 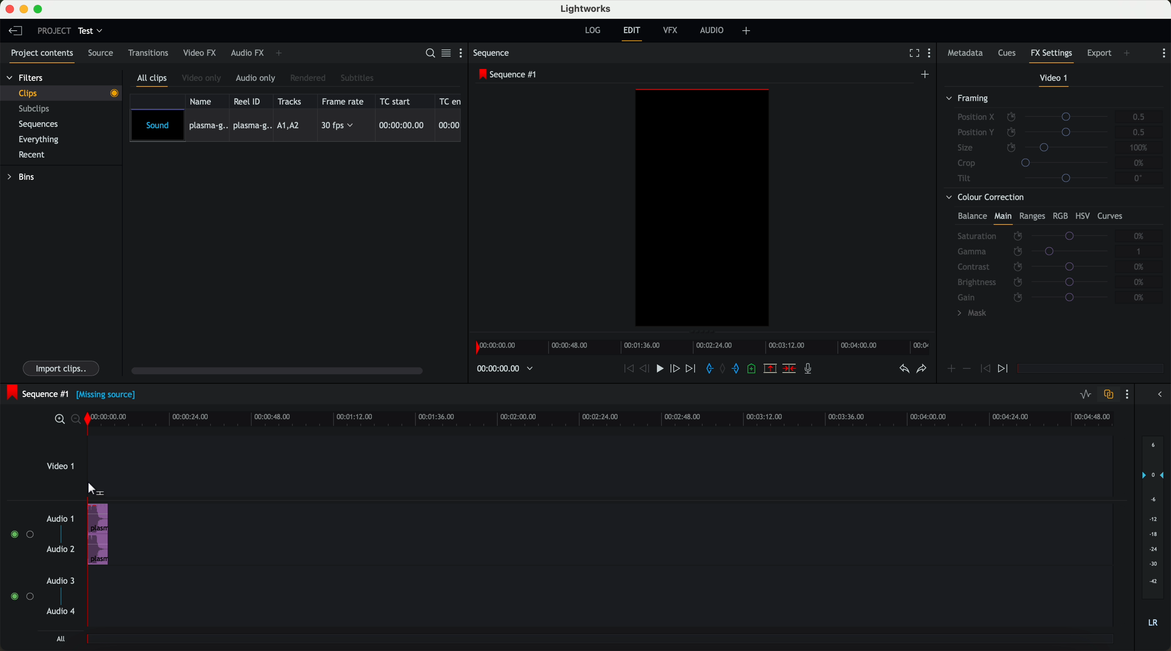 What do you see at coordinates (912, 54) in the screenshot?
I see `fullscreen` at bounding box center [912, 54].